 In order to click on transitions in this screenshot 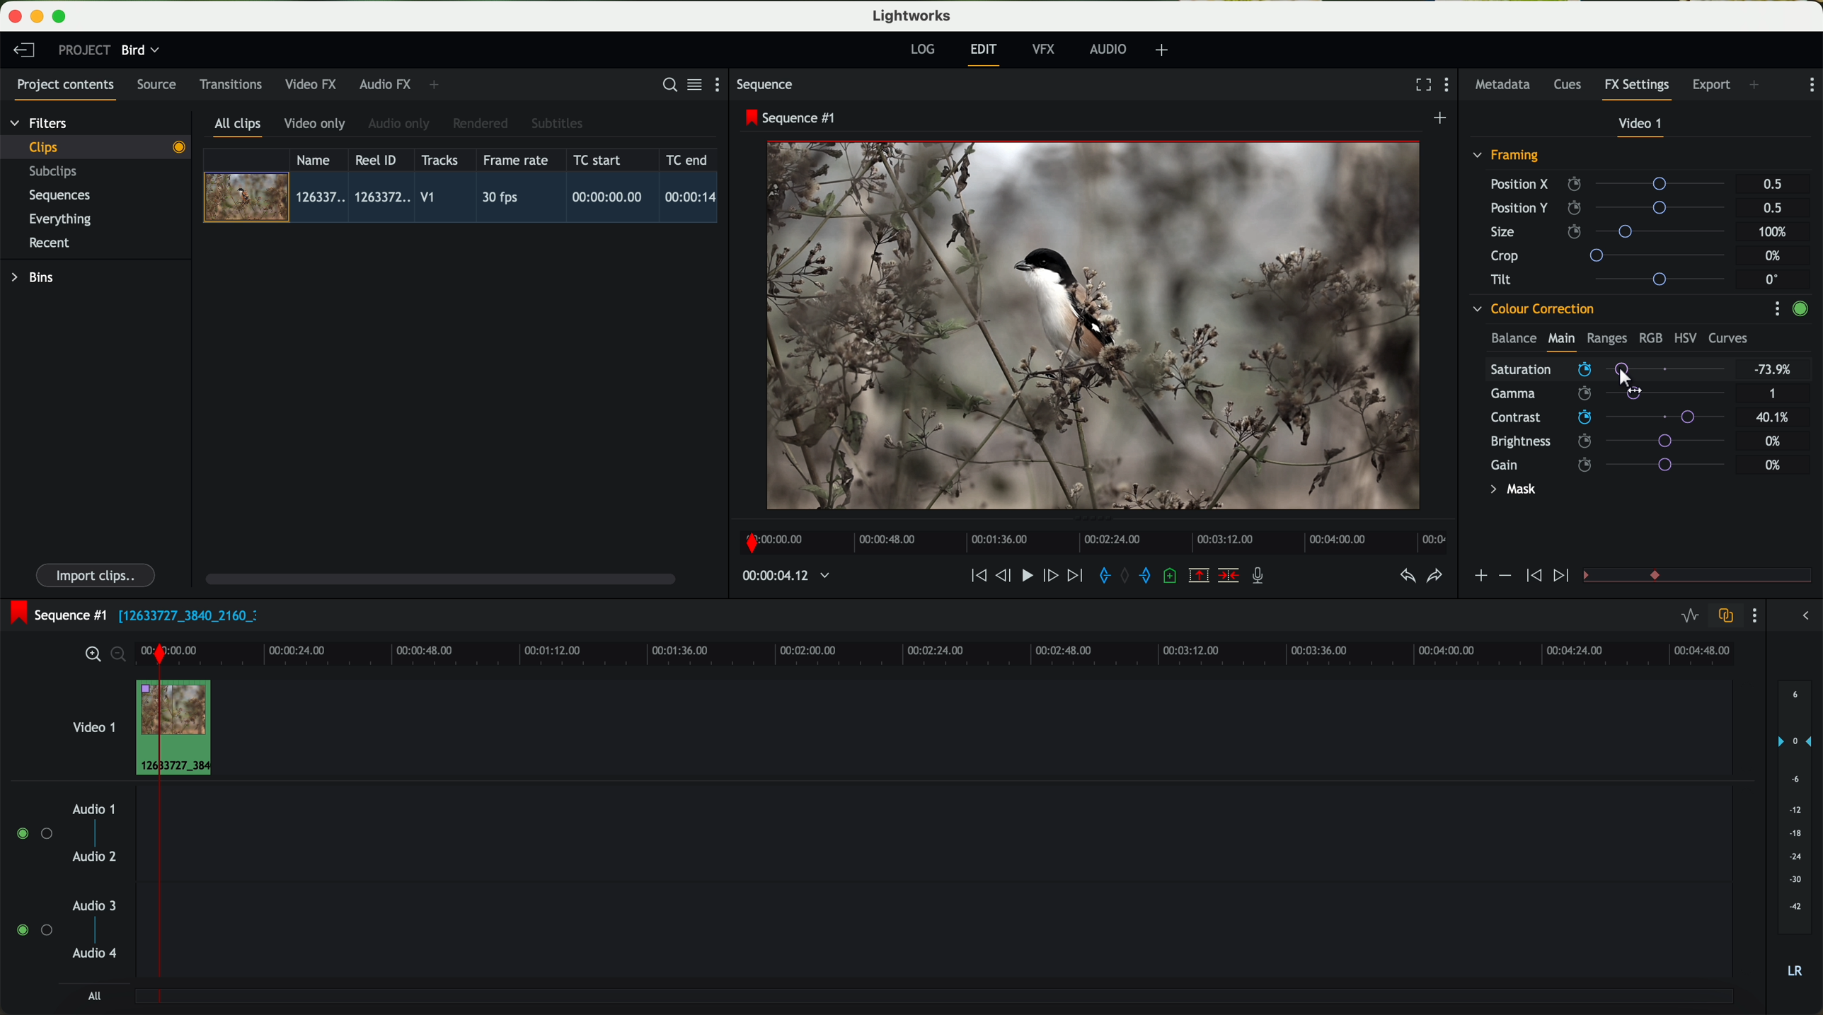, I will do `click(230, 84)`.